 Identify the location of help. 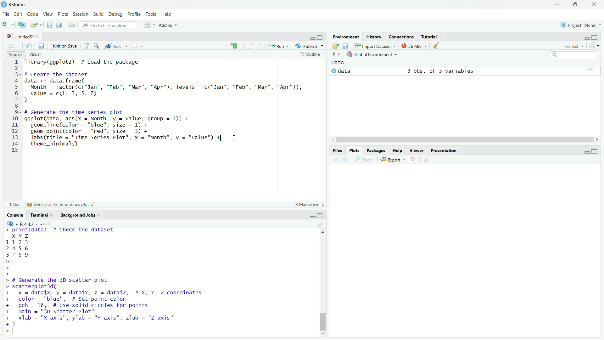
(169, 15).